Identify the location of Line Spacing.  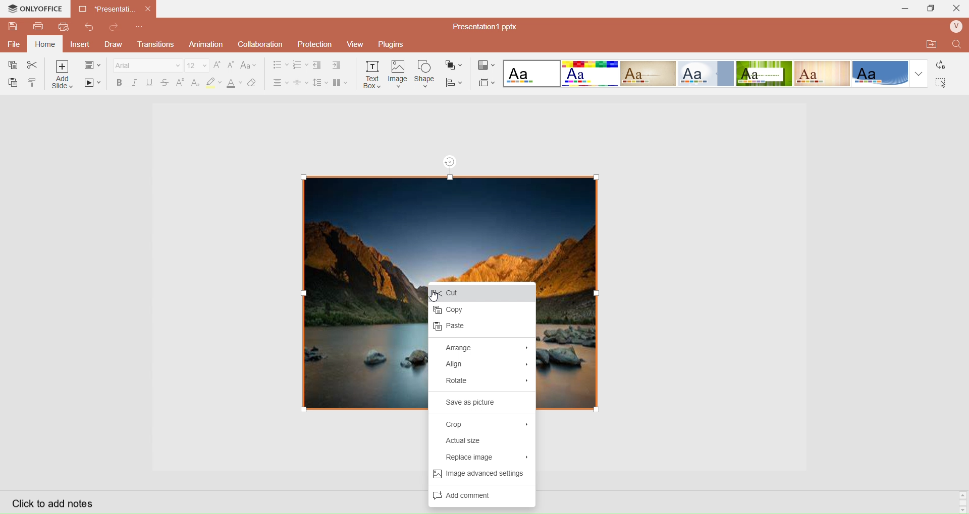
(321, 83).